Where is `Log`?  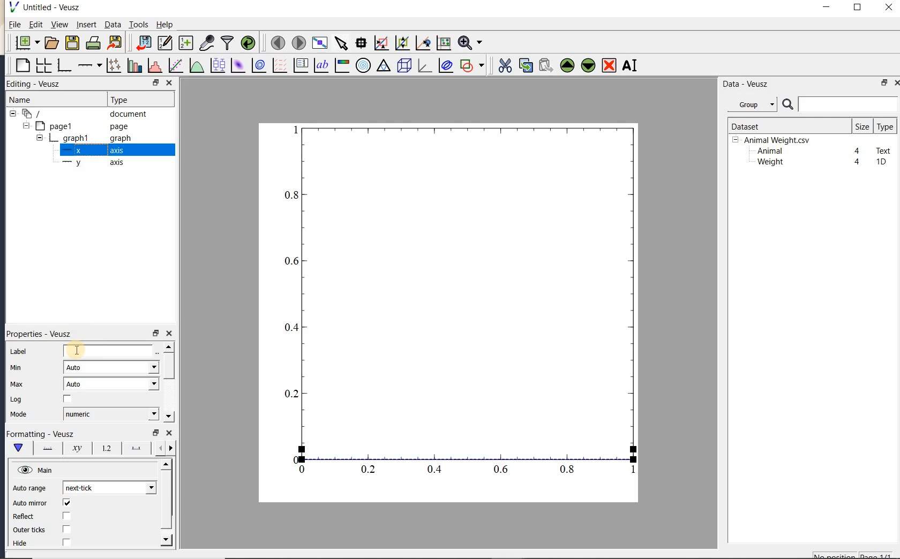
Log is located at coordinates (16, 399).